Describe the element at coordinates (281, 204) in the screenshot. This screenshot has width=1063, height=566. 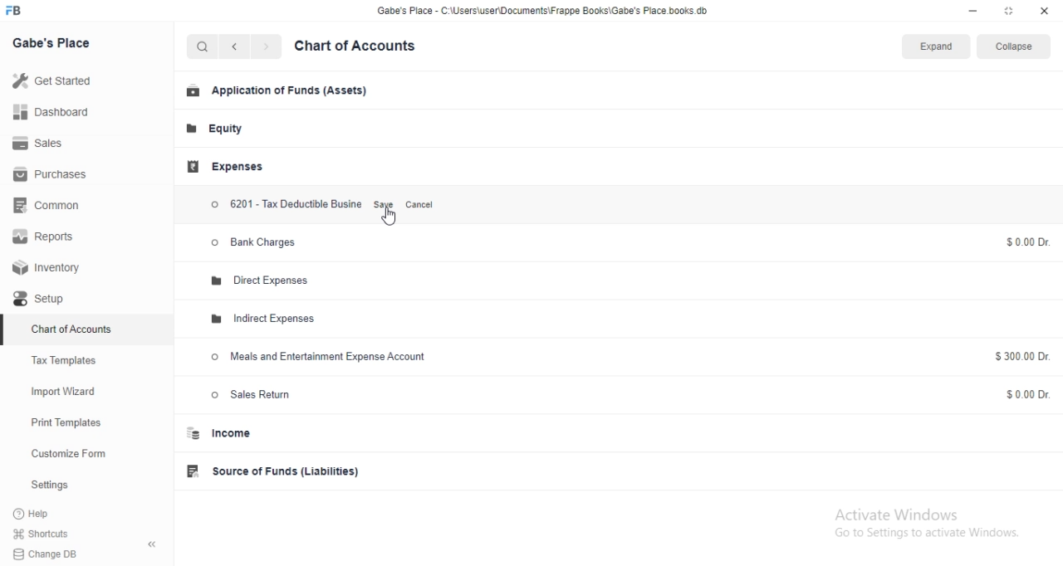
I see `6201 - Tax Deductible Business Expenses` at that location.